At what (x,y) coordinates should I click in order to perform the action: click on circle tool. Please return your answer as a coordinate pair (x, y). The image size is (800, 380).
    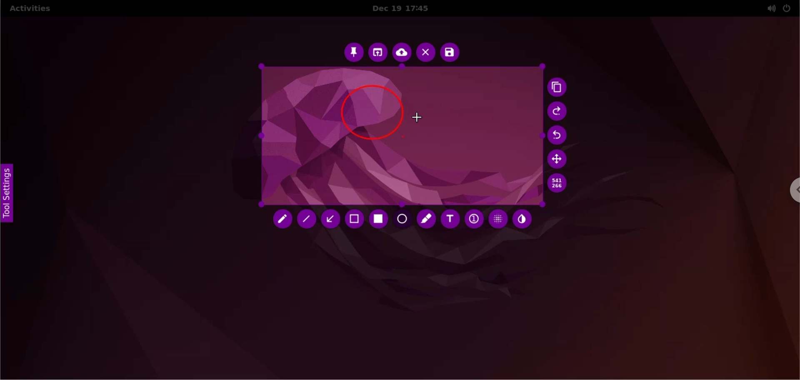
    Looking at the image, I should click on (403, 220).